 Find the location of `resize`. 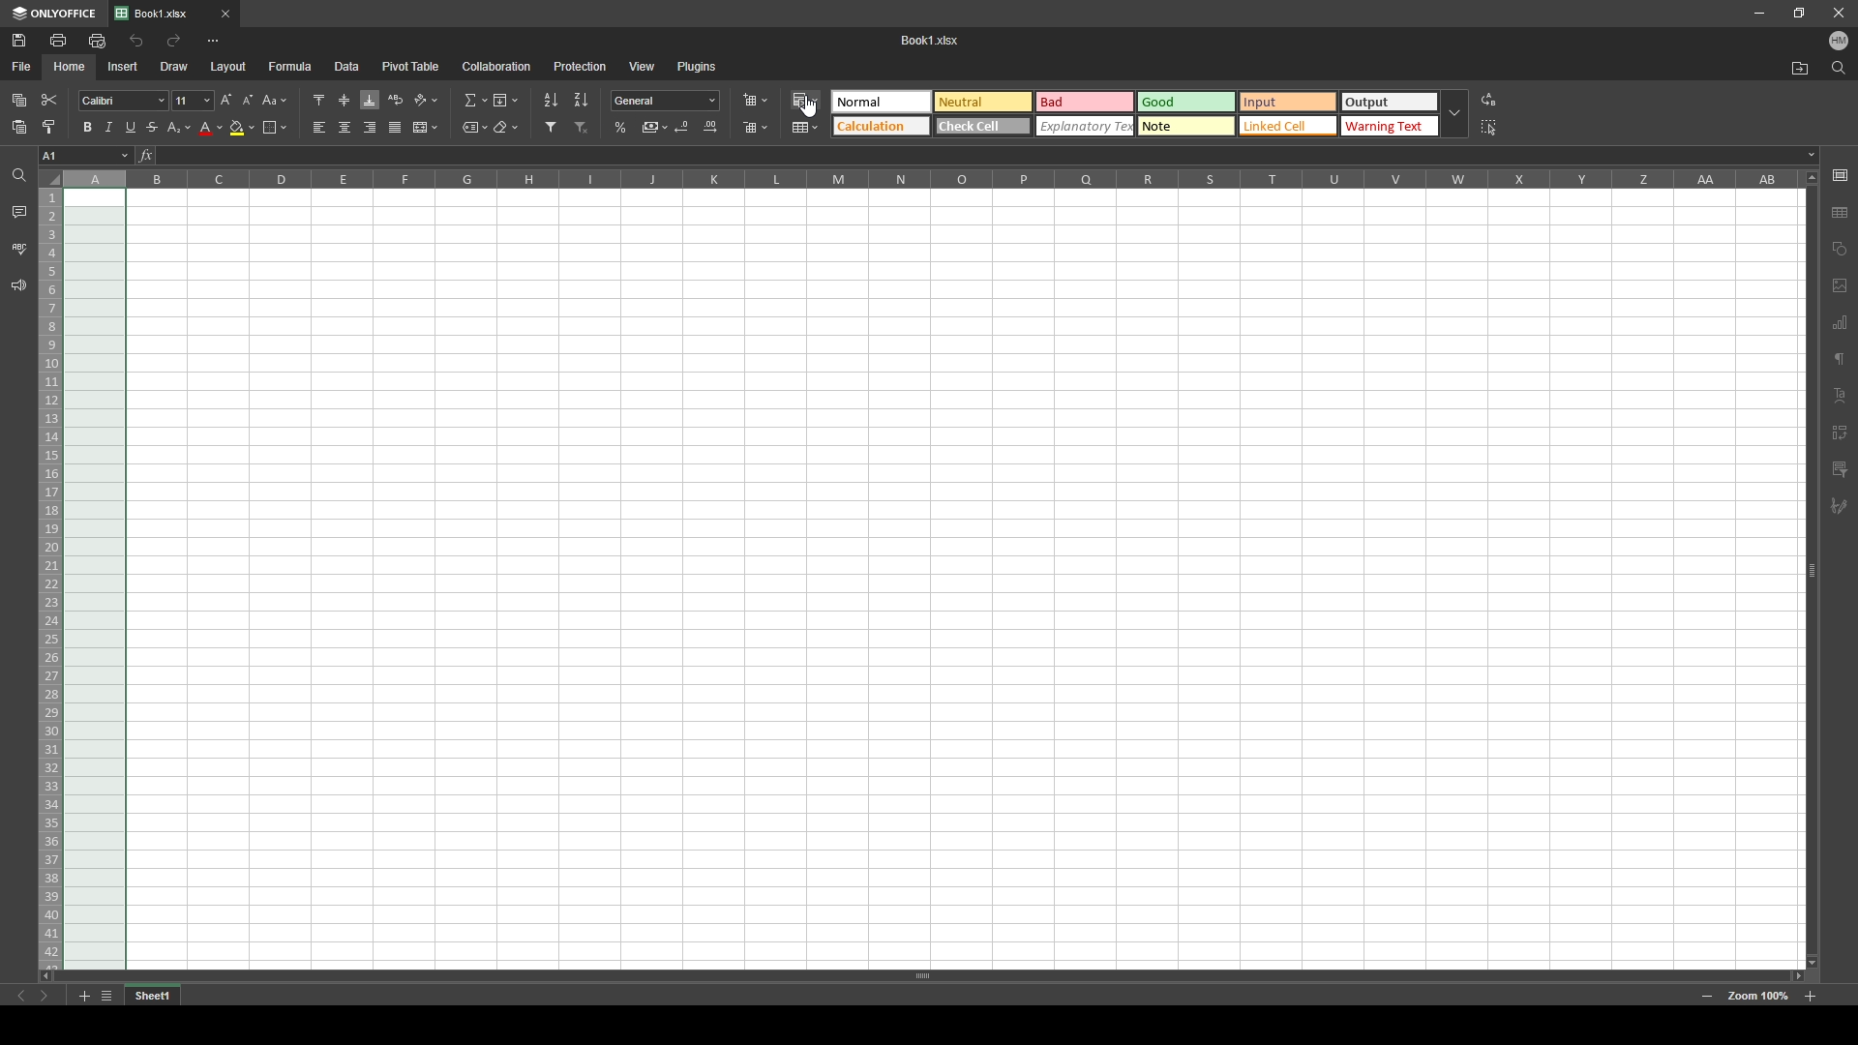

resize is located at coordinates (1800, 12).